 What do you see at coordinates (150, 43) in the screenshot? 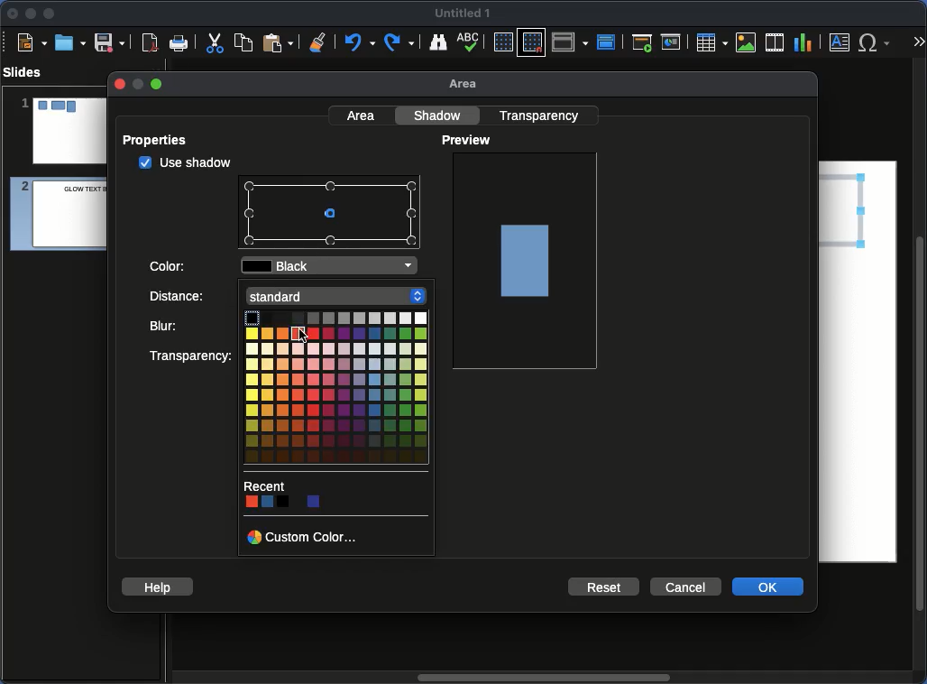
I see `Export as PDF` at bounding box center [150, 43].